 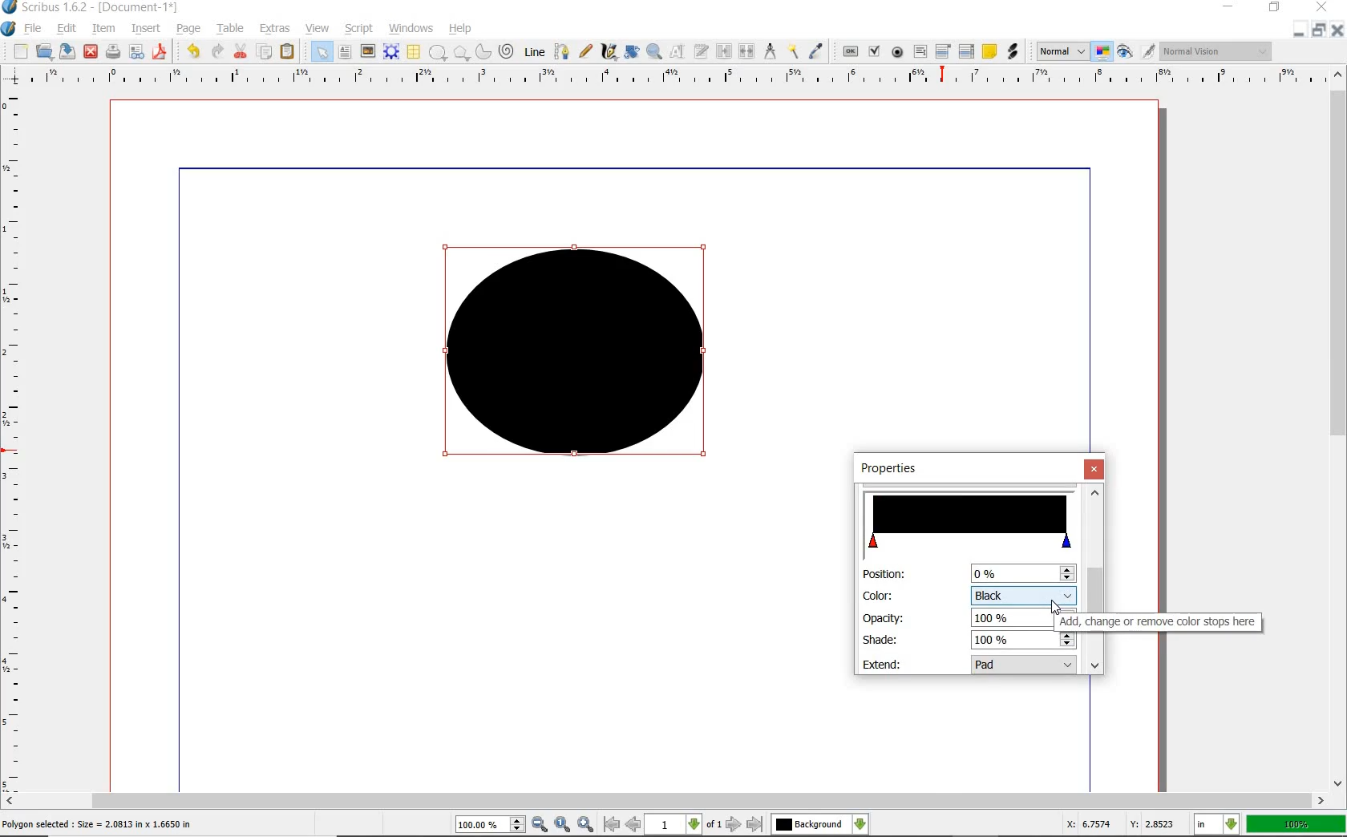 What do you see at coordinates (461, 53) in the screenshot?
I see `POLYGON` at bounding box center [461, 53].